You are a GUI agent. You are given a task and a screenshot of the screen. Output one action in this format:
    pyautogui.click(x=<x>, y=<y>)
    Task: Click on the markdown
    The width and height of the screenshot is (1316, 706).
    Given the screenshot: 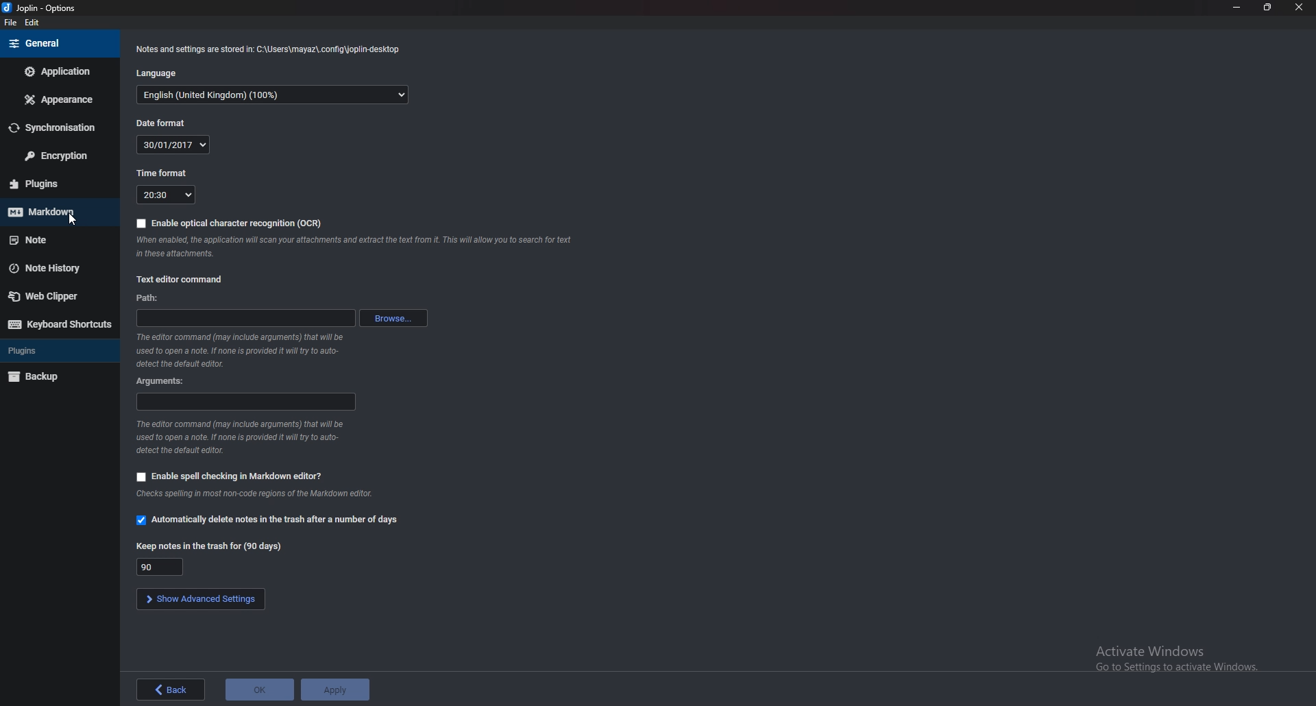 What is the action you would take?
    pyautogui.click(x=60, y=212)
    